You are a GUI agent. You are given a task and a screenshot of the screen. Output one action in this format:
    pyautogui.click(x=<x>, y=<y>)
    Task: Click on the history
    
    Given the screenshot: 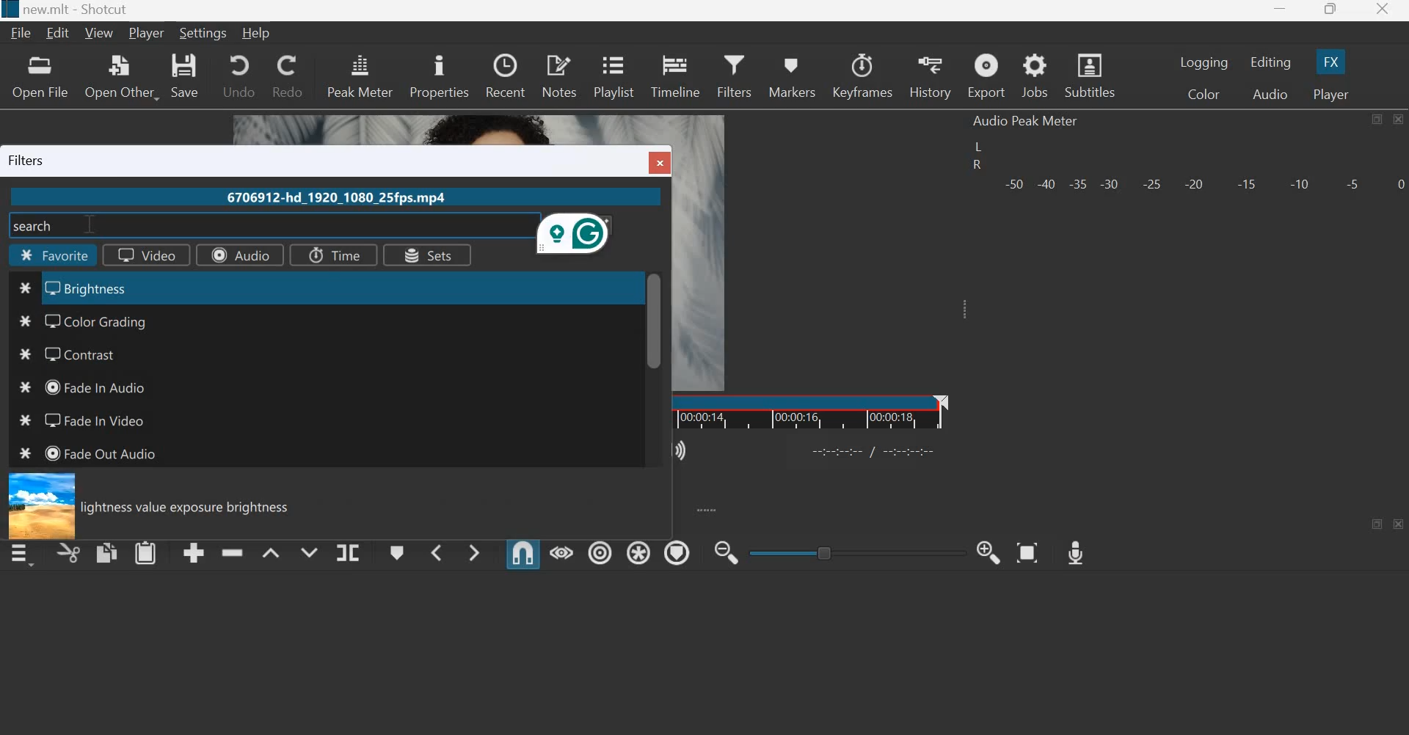 What is the action you would take?
    pyautogui.click(x=929, y=76)
    